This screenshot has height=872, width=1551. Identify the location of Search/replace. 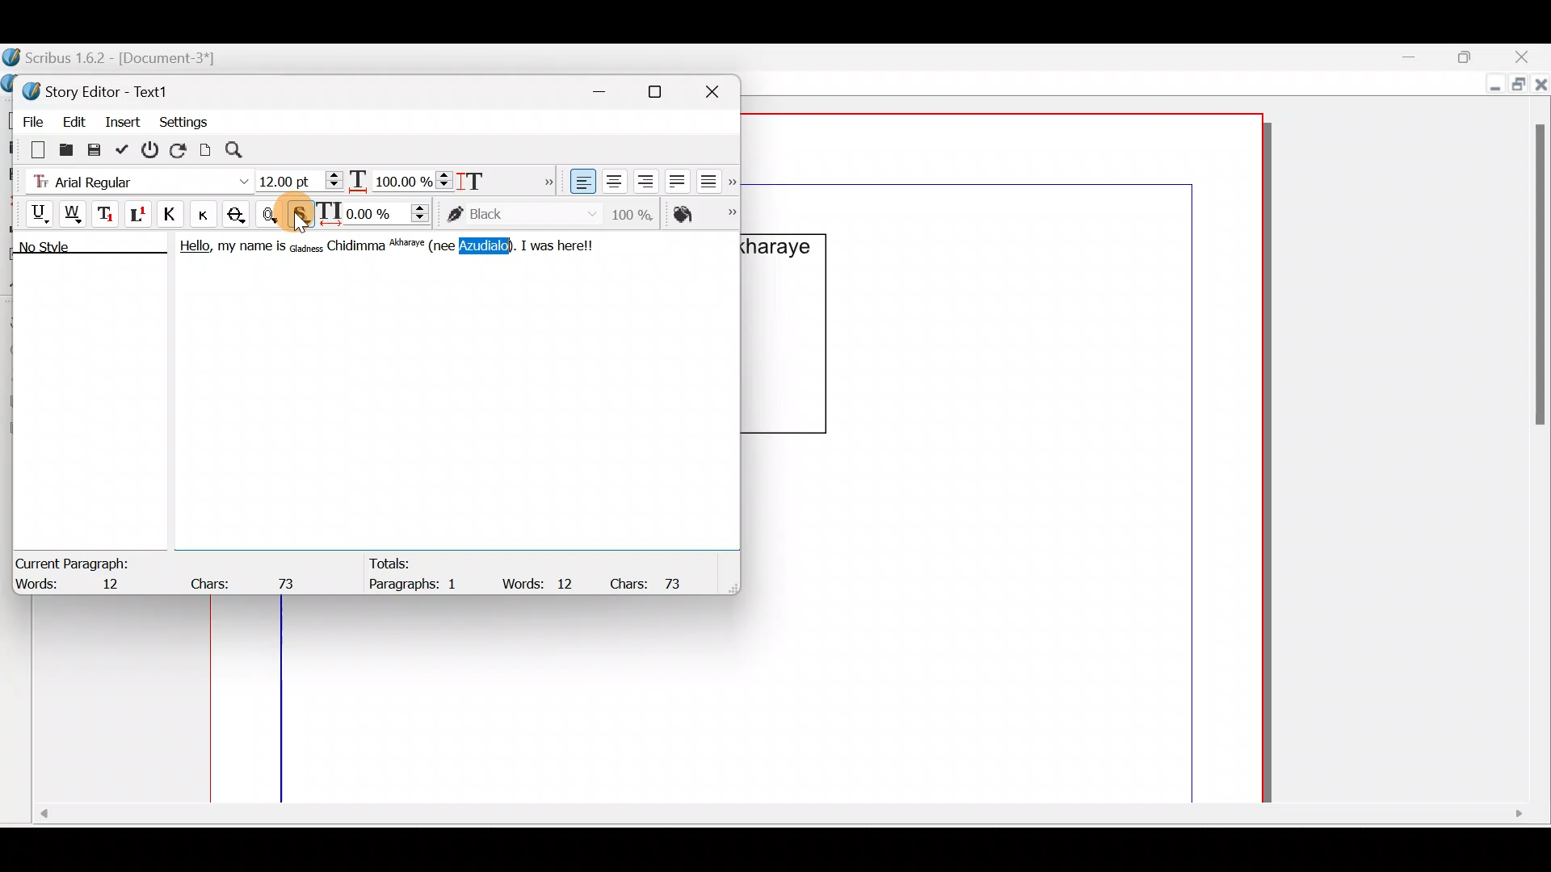
(243, 150).